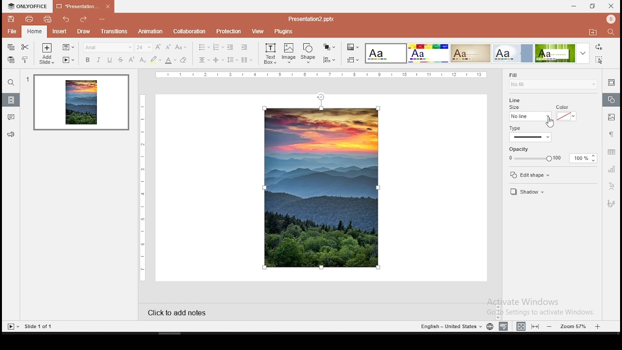 This screenshot has height=350, width=622. I want to click on line color, so click(567, 113).